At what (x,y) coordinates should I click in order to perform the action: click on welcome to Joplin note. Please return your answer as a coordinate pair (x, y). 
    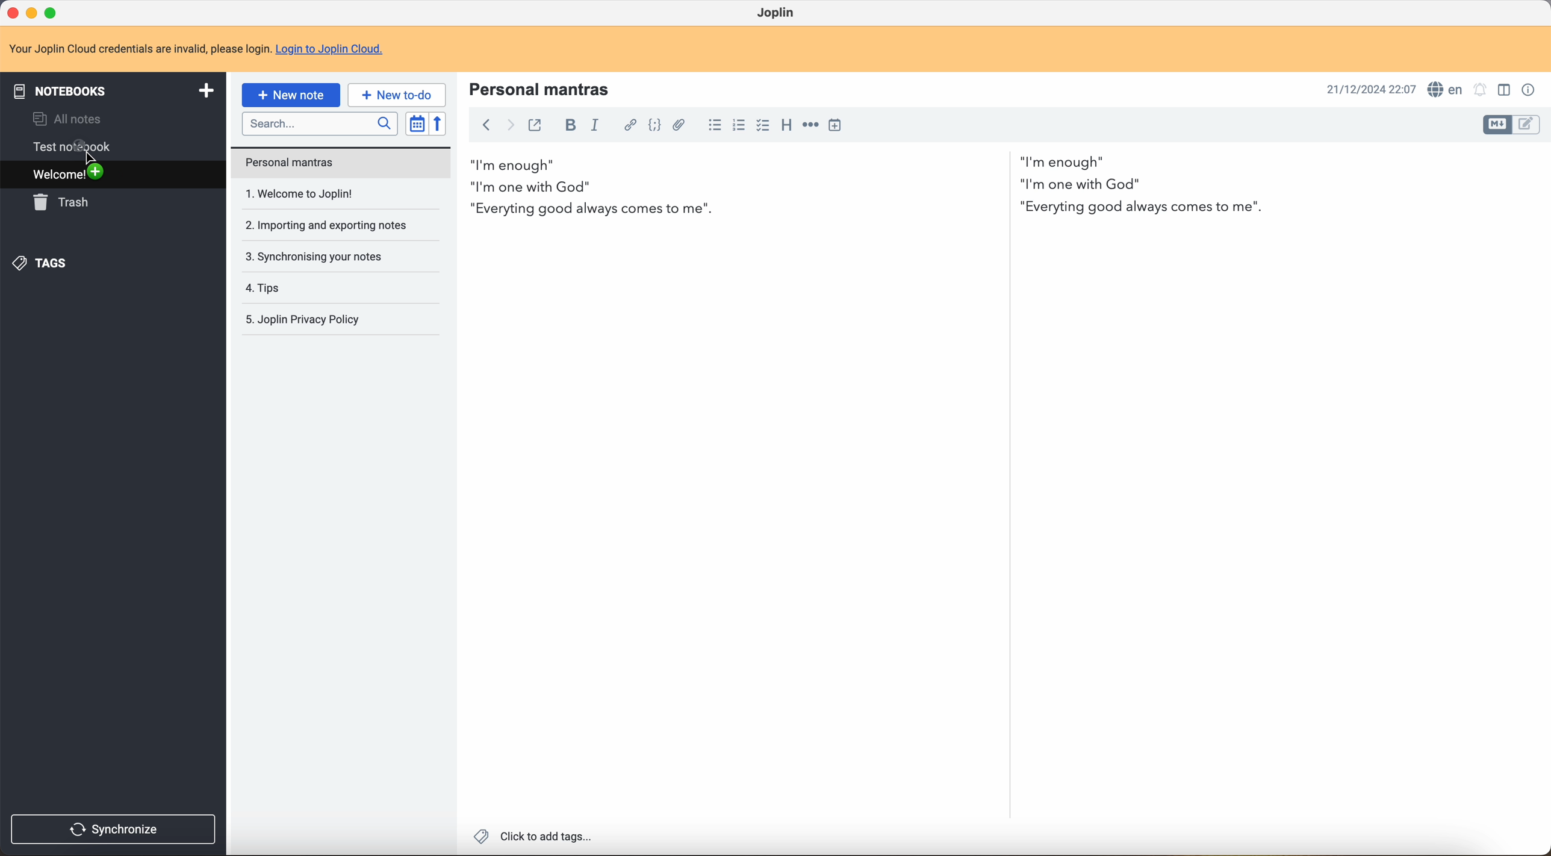
    Looking at the image, I should click on (317, 196).